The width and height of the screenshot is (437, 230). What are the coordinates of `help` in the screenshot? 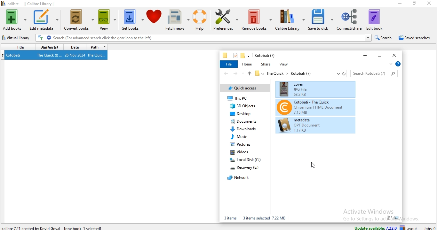 It's located at (200, 19).